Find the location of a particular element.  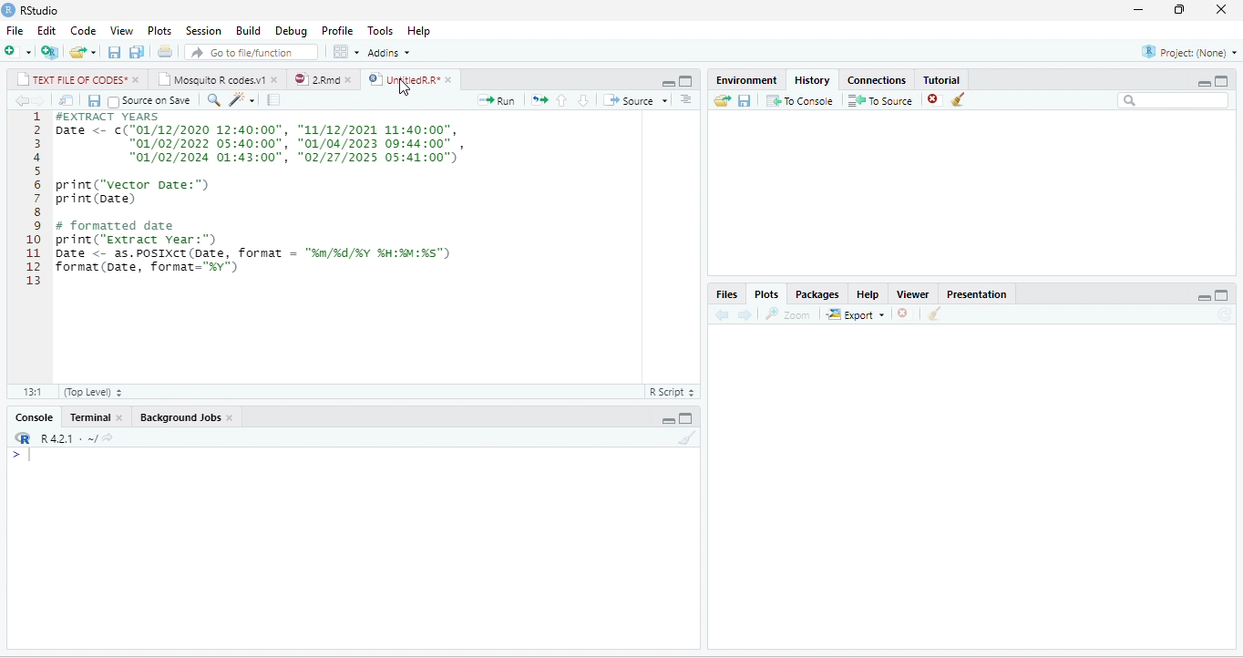

Mosquito R codes.v1 is located at coordinates (211, 79).